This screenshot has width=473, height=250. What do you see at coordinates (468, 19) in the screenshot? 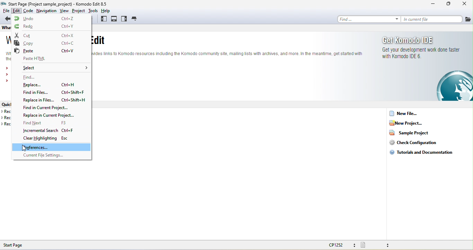
I see `files` at bounding box center [468, 19].